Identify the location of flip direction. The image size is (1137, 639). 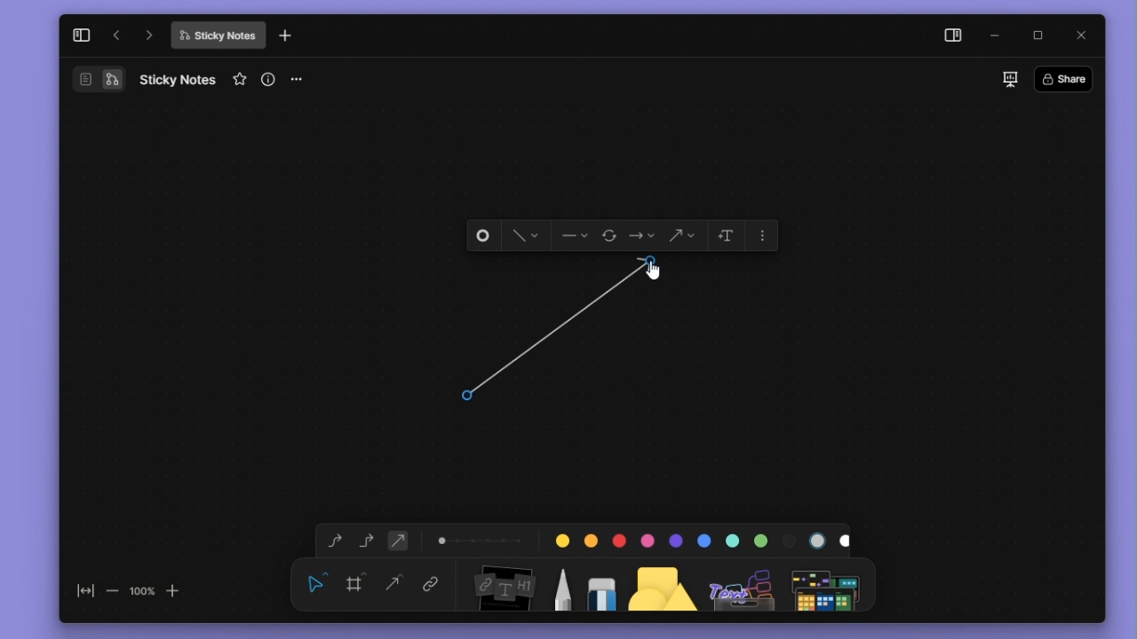
(611, 237).